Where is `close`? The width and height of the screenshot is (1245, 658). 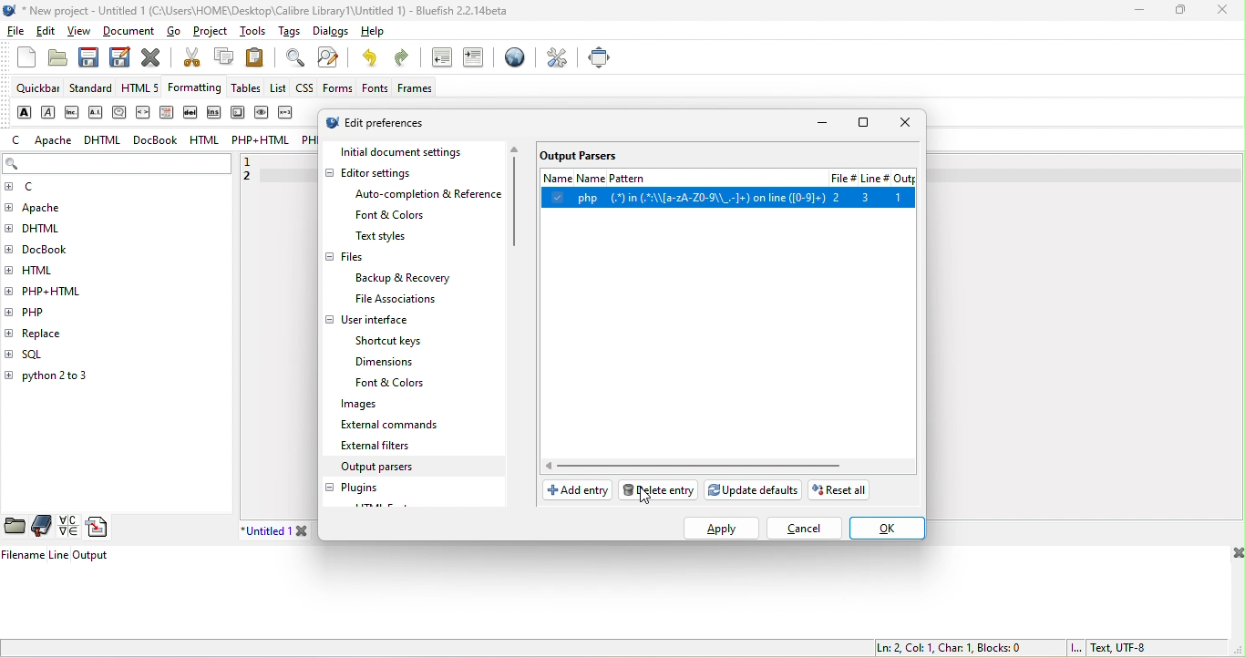
close is located at coordinates (1222, 11).